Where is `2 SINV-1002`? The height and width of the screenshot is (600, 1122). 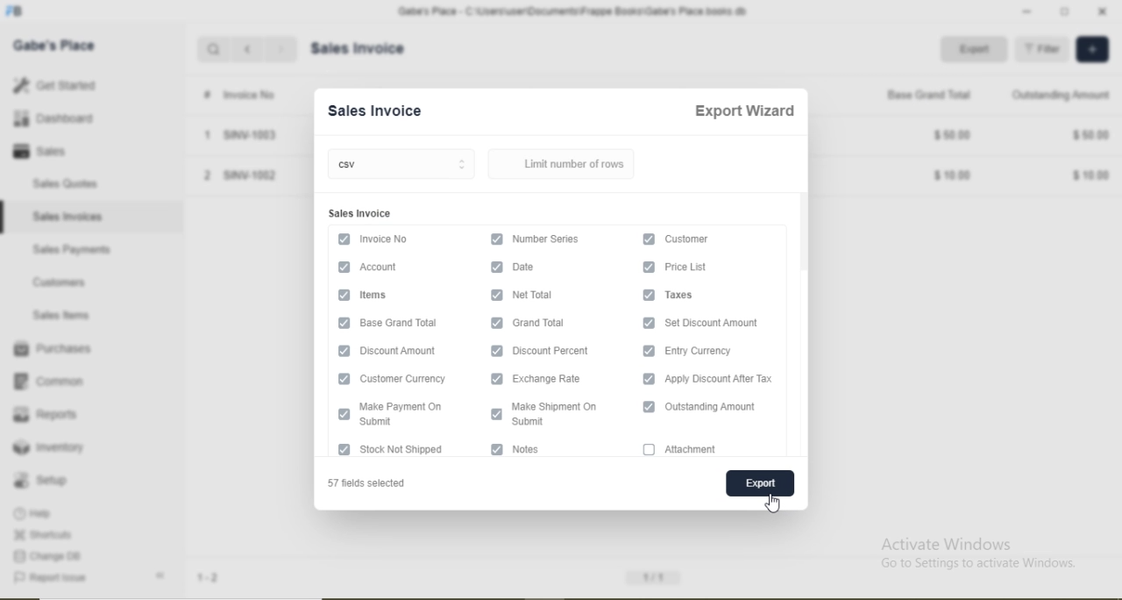 2 SINV-1002 is located at coordinates (239, 175).